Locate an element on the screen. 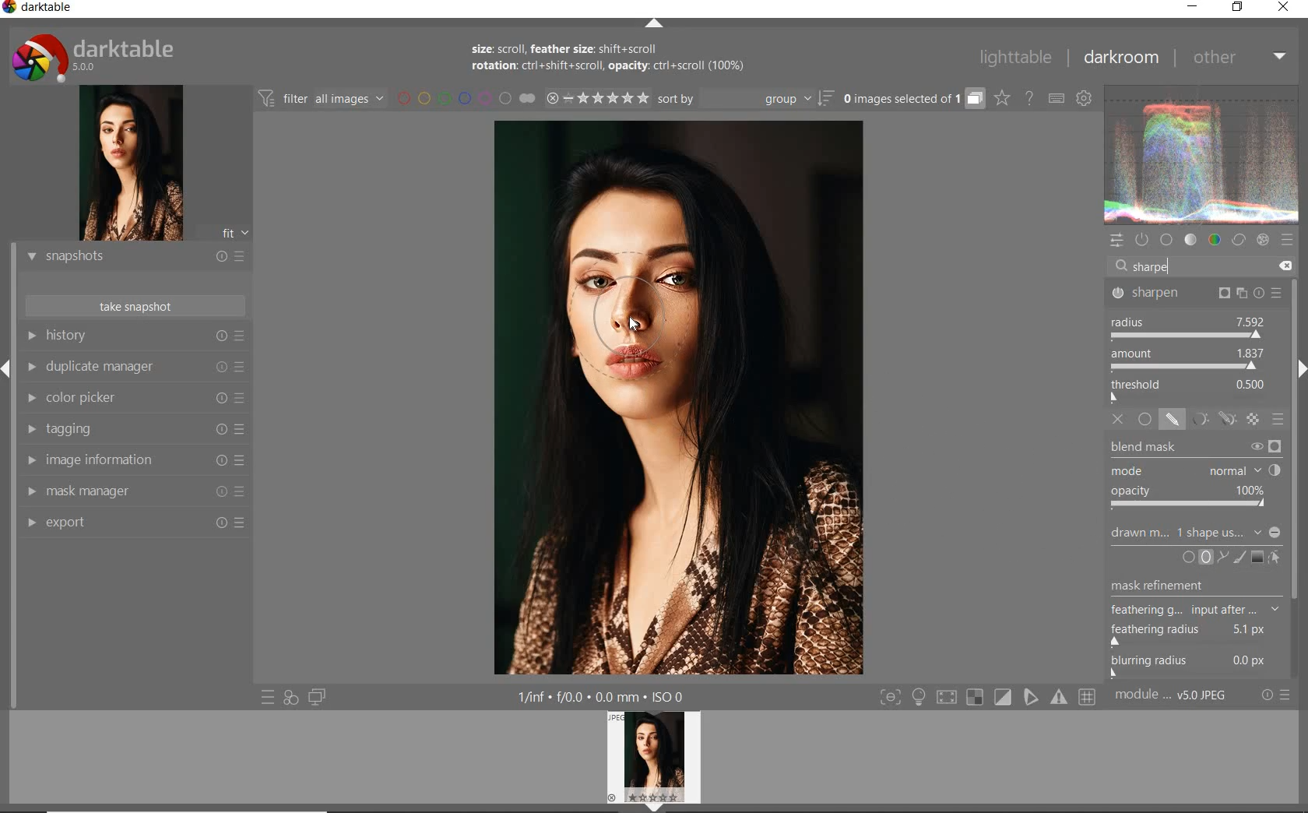  ADD PATH is located at coordinates (1221, 556).